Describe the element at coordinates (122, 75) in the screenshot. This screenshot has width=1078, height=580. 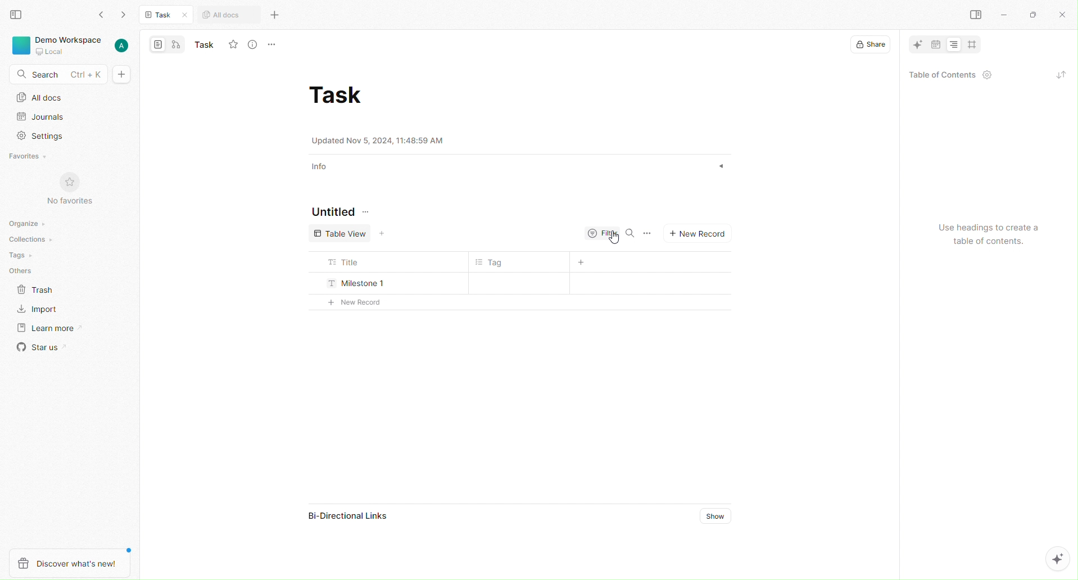
I see `Add` at that location.